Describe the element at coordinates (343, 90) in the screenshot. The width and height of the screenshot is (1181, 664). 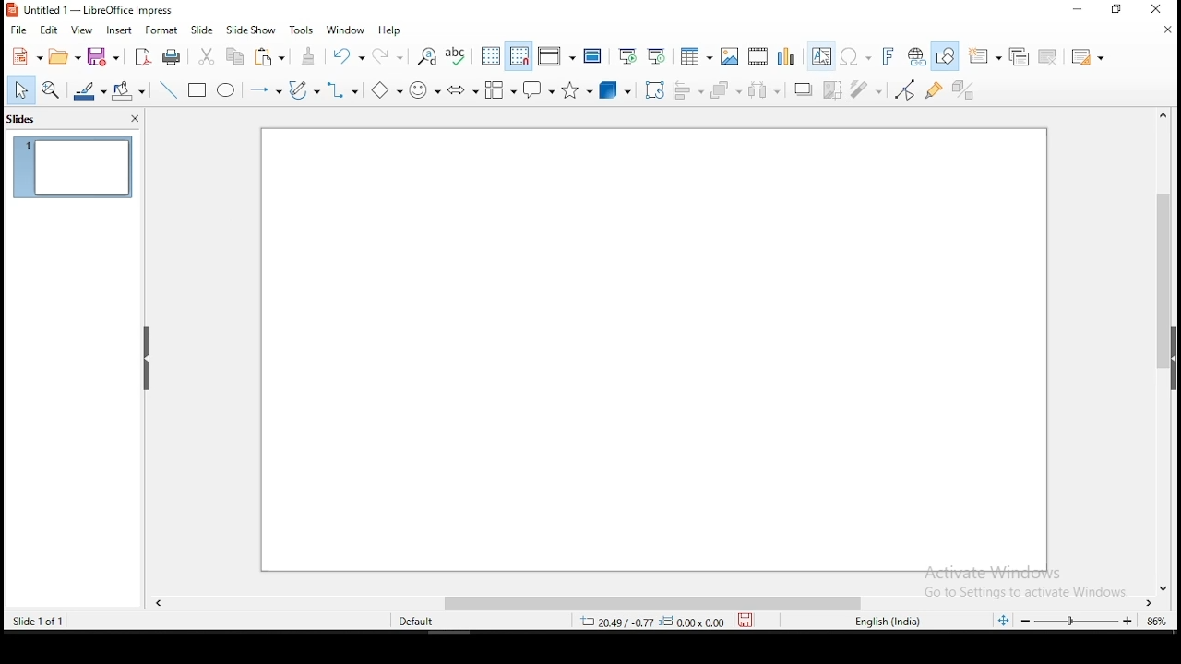
I see `connectors` at that location.